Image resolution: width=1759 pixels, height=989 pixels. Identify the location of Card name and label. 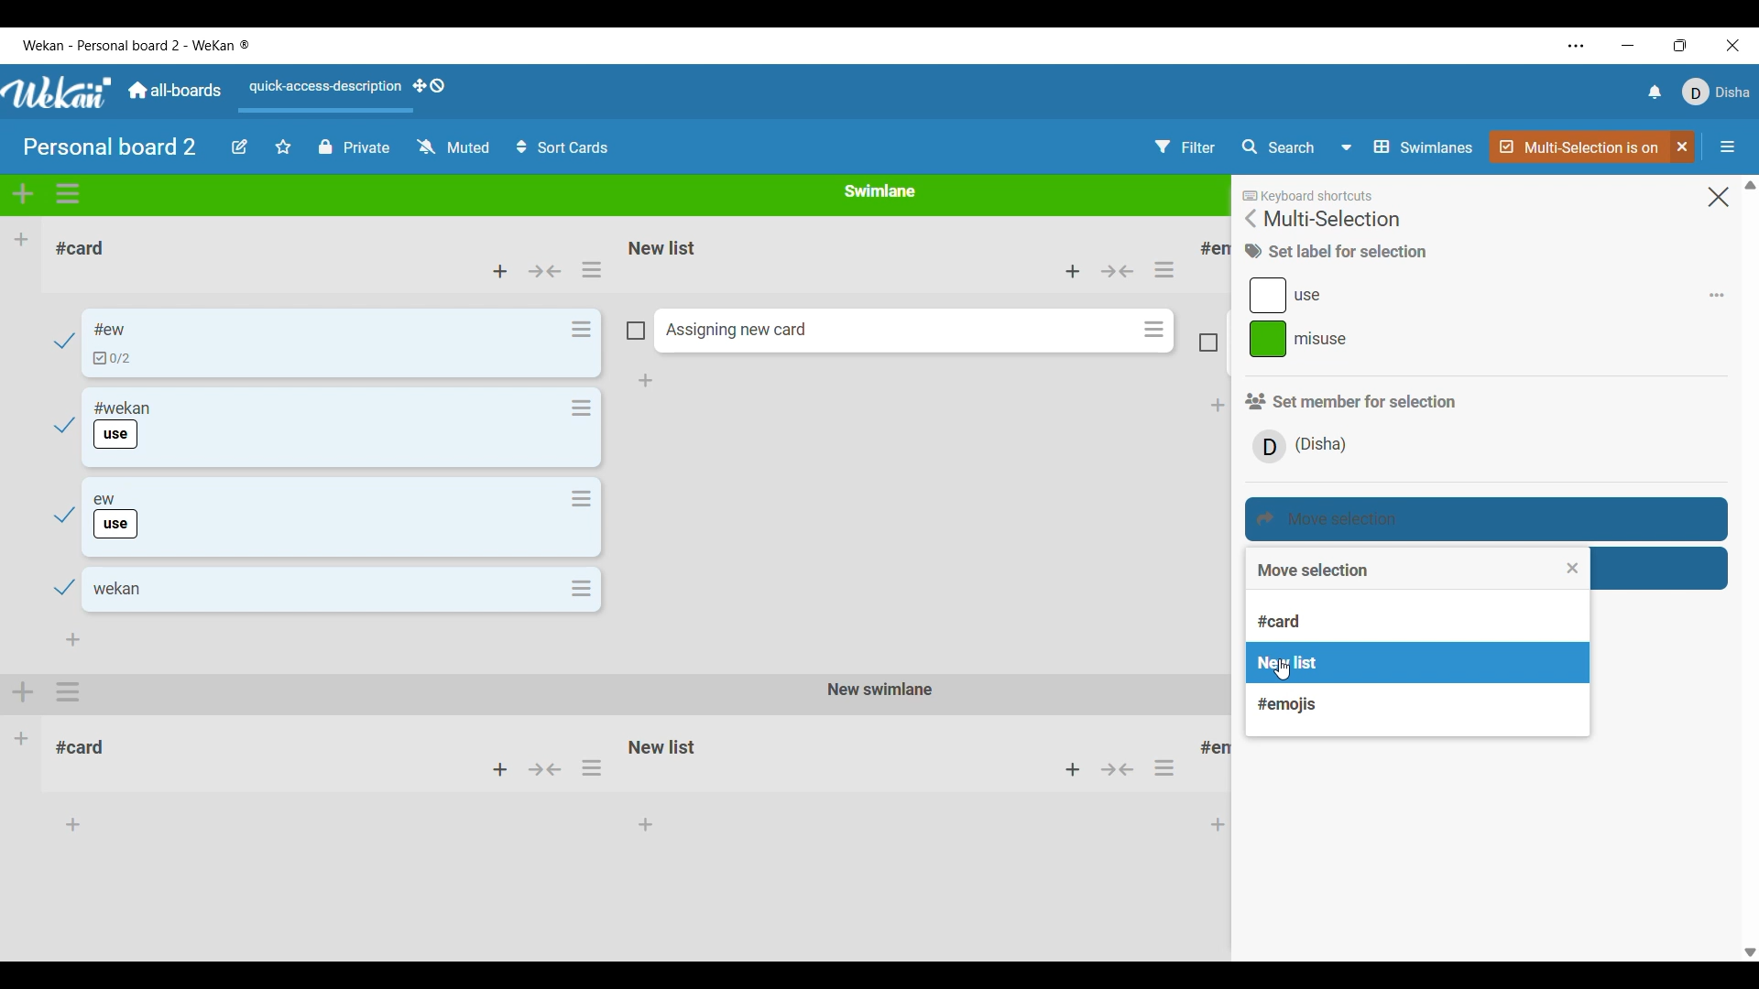
(130, 424).